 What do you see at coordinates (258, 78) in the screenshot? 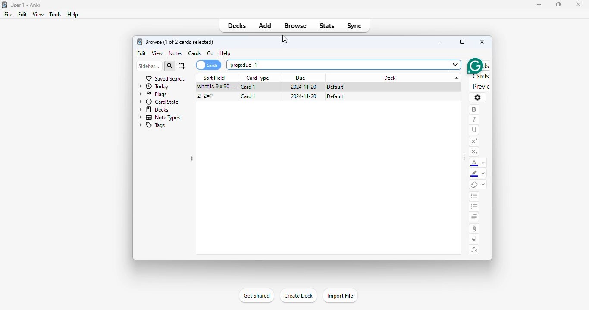
I see `card type` at bounding box center [258, 78].